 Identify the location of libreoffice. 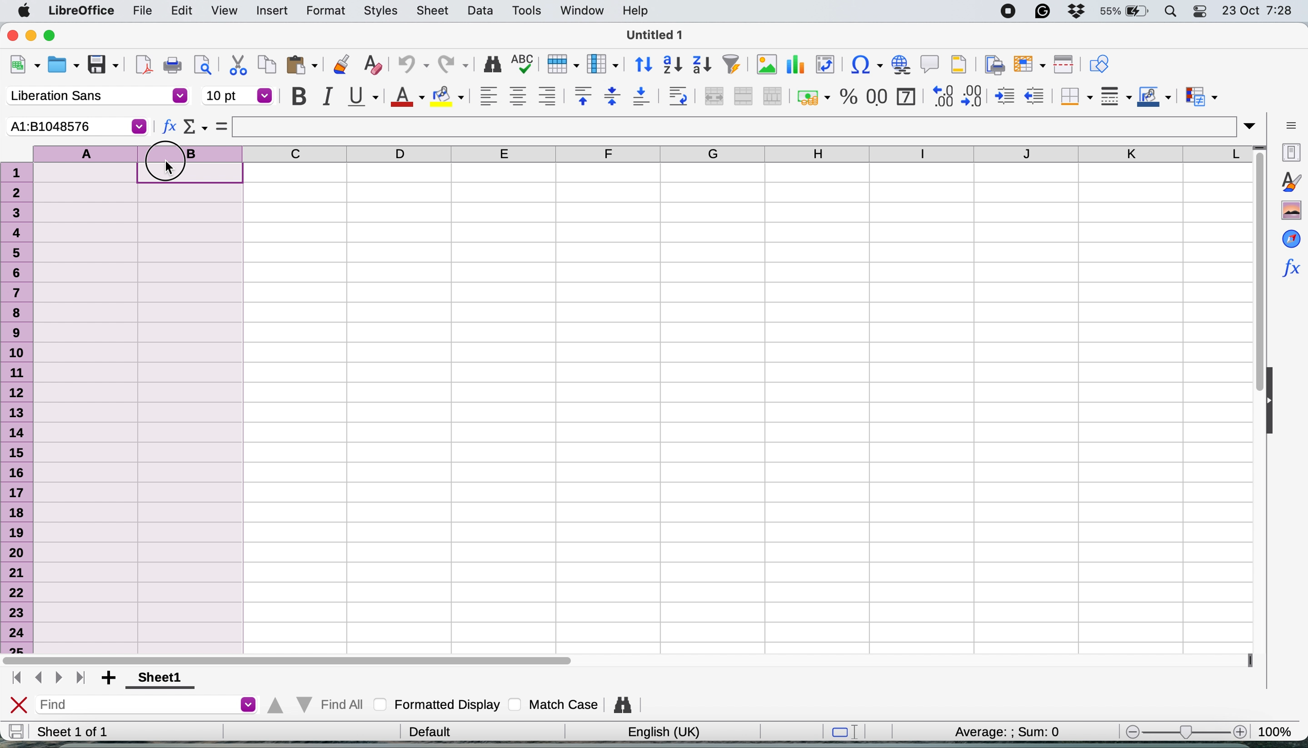
(82, 11).